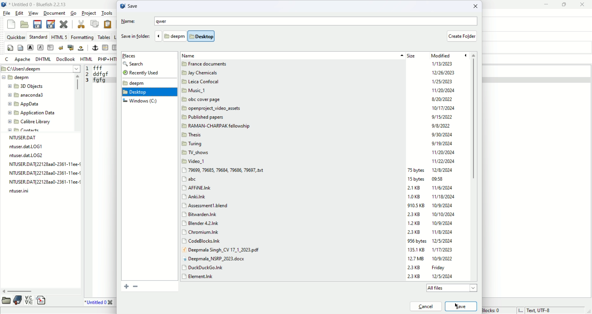 The image size is (592, 314). Describe the element at coordinates (545, 5) in the screenshot. I see `minimize` at that location.